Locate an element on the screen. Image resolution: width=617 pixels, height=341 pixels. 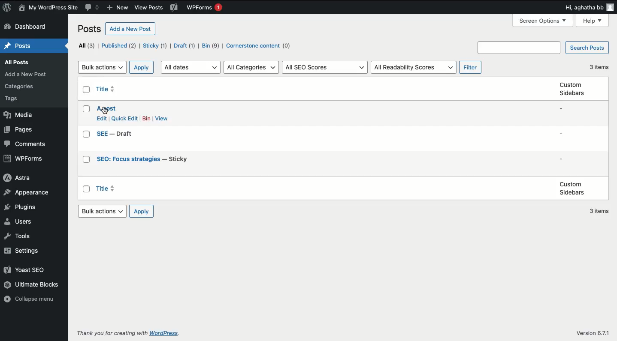
Users is located at coordinates (20, 221).